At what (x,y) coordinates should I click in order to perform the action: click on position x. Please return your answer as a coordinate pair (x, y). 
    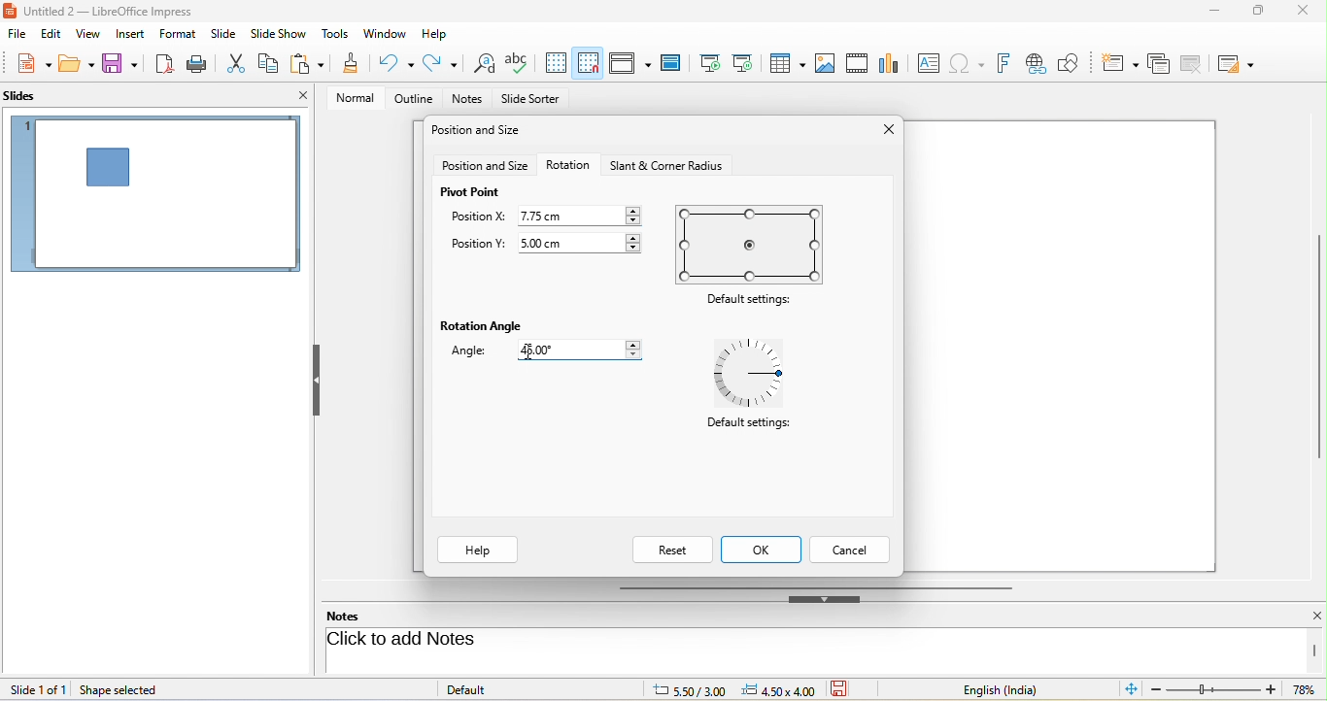
    Looking at the image, I should click on (478, 218).